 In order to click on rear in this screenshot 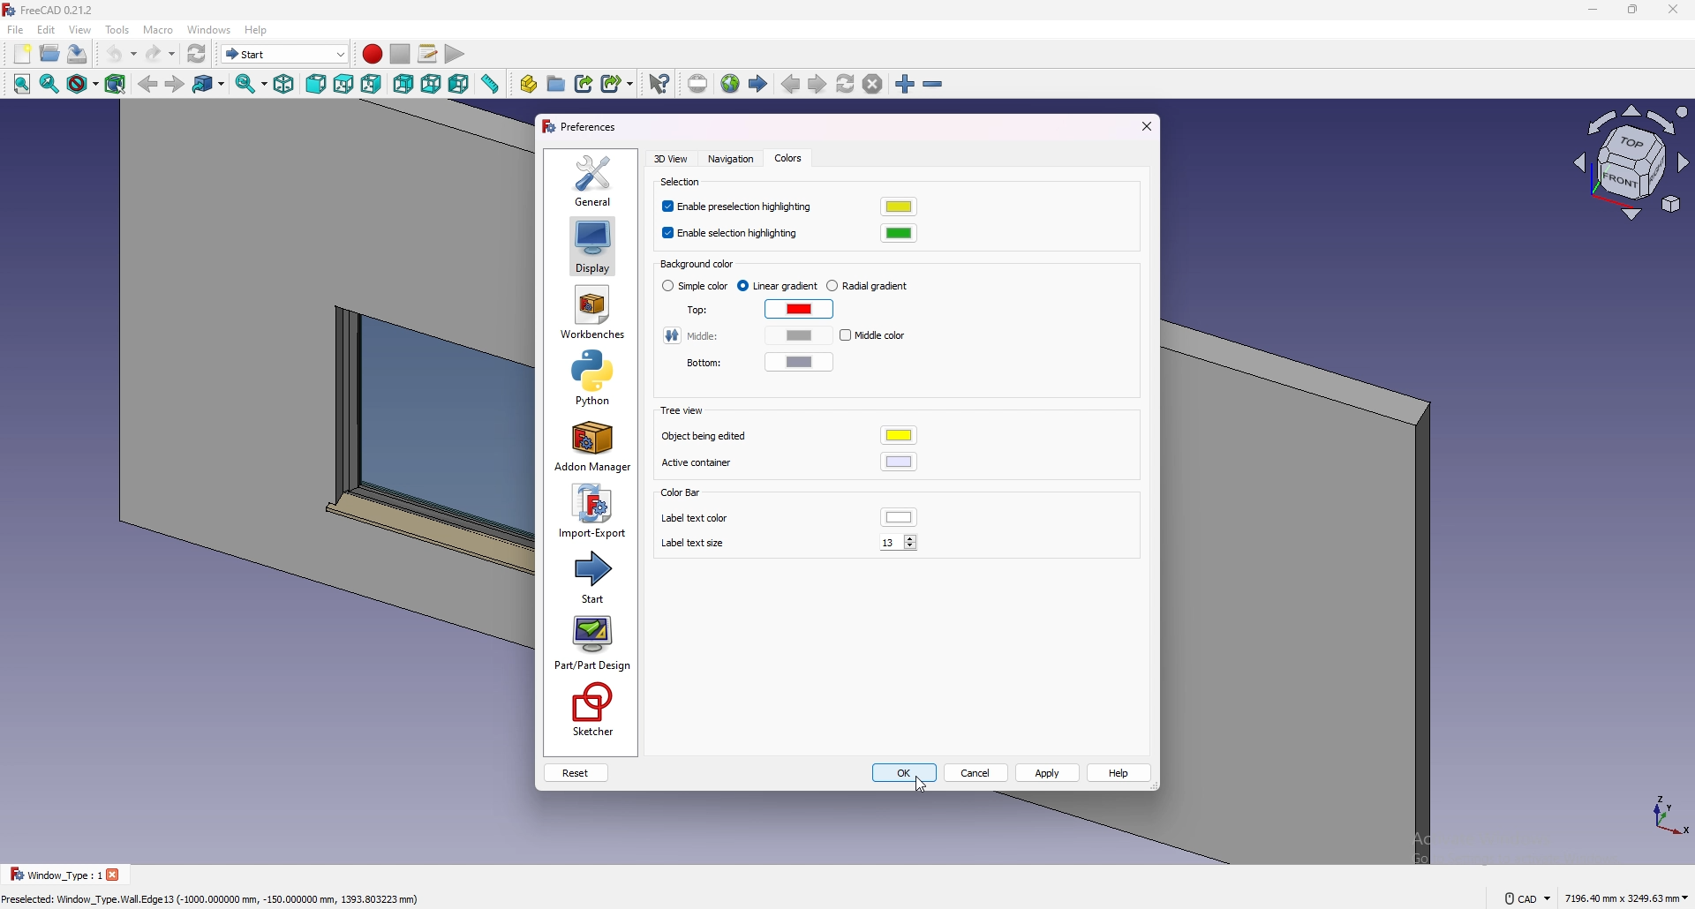, I will do `click(403, 85)`.